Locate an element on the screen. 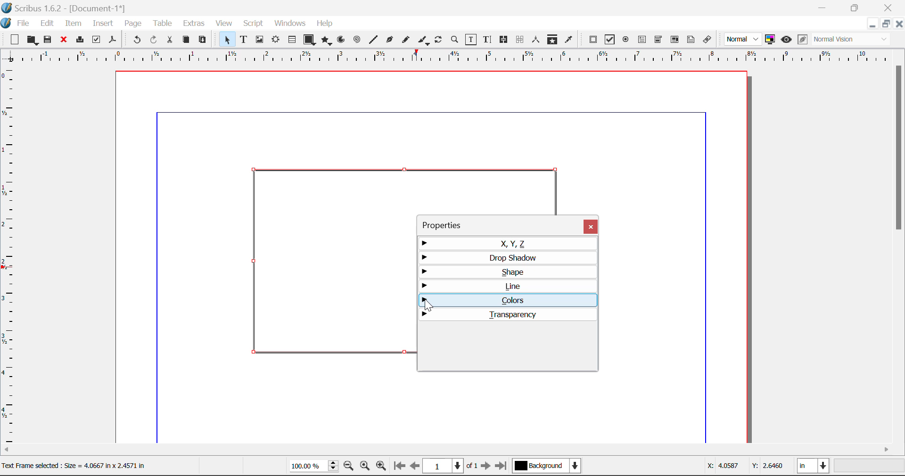 This screenshot has width=905, height=476. Extras is located at coordinates (195, 24).